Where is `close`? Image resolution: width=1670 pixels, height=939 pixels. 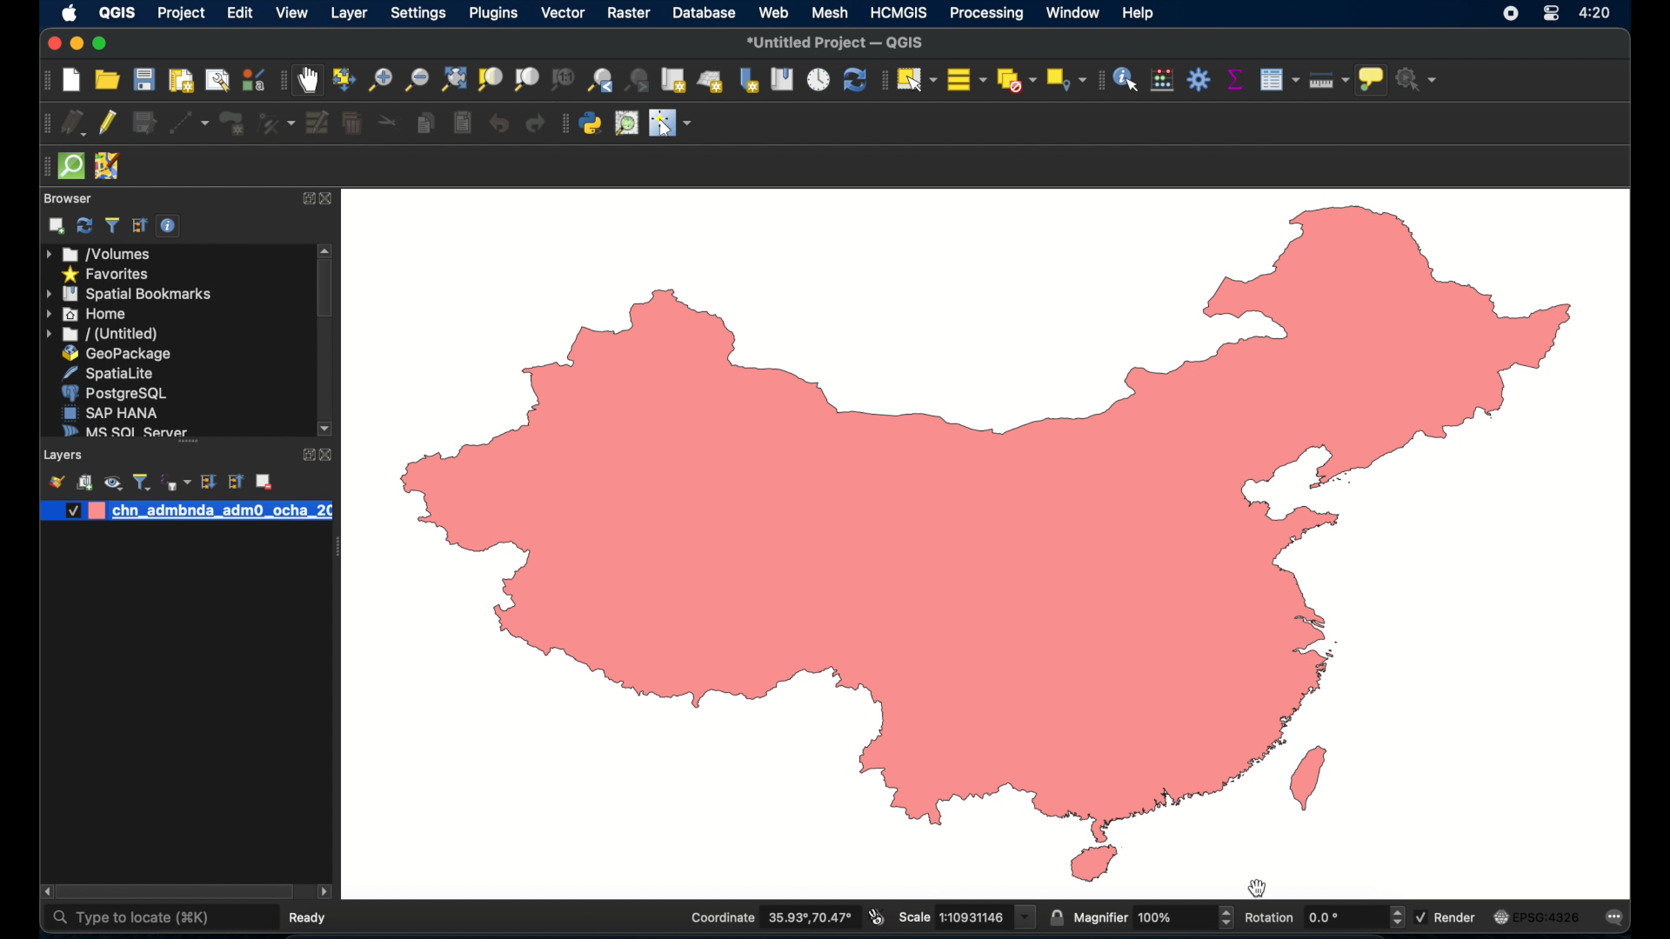 close is located at coordinates (52, 46).